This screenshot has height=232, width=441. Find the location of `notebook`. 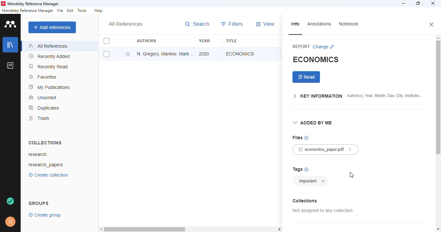

notebook is located at coordinates (349, 24).